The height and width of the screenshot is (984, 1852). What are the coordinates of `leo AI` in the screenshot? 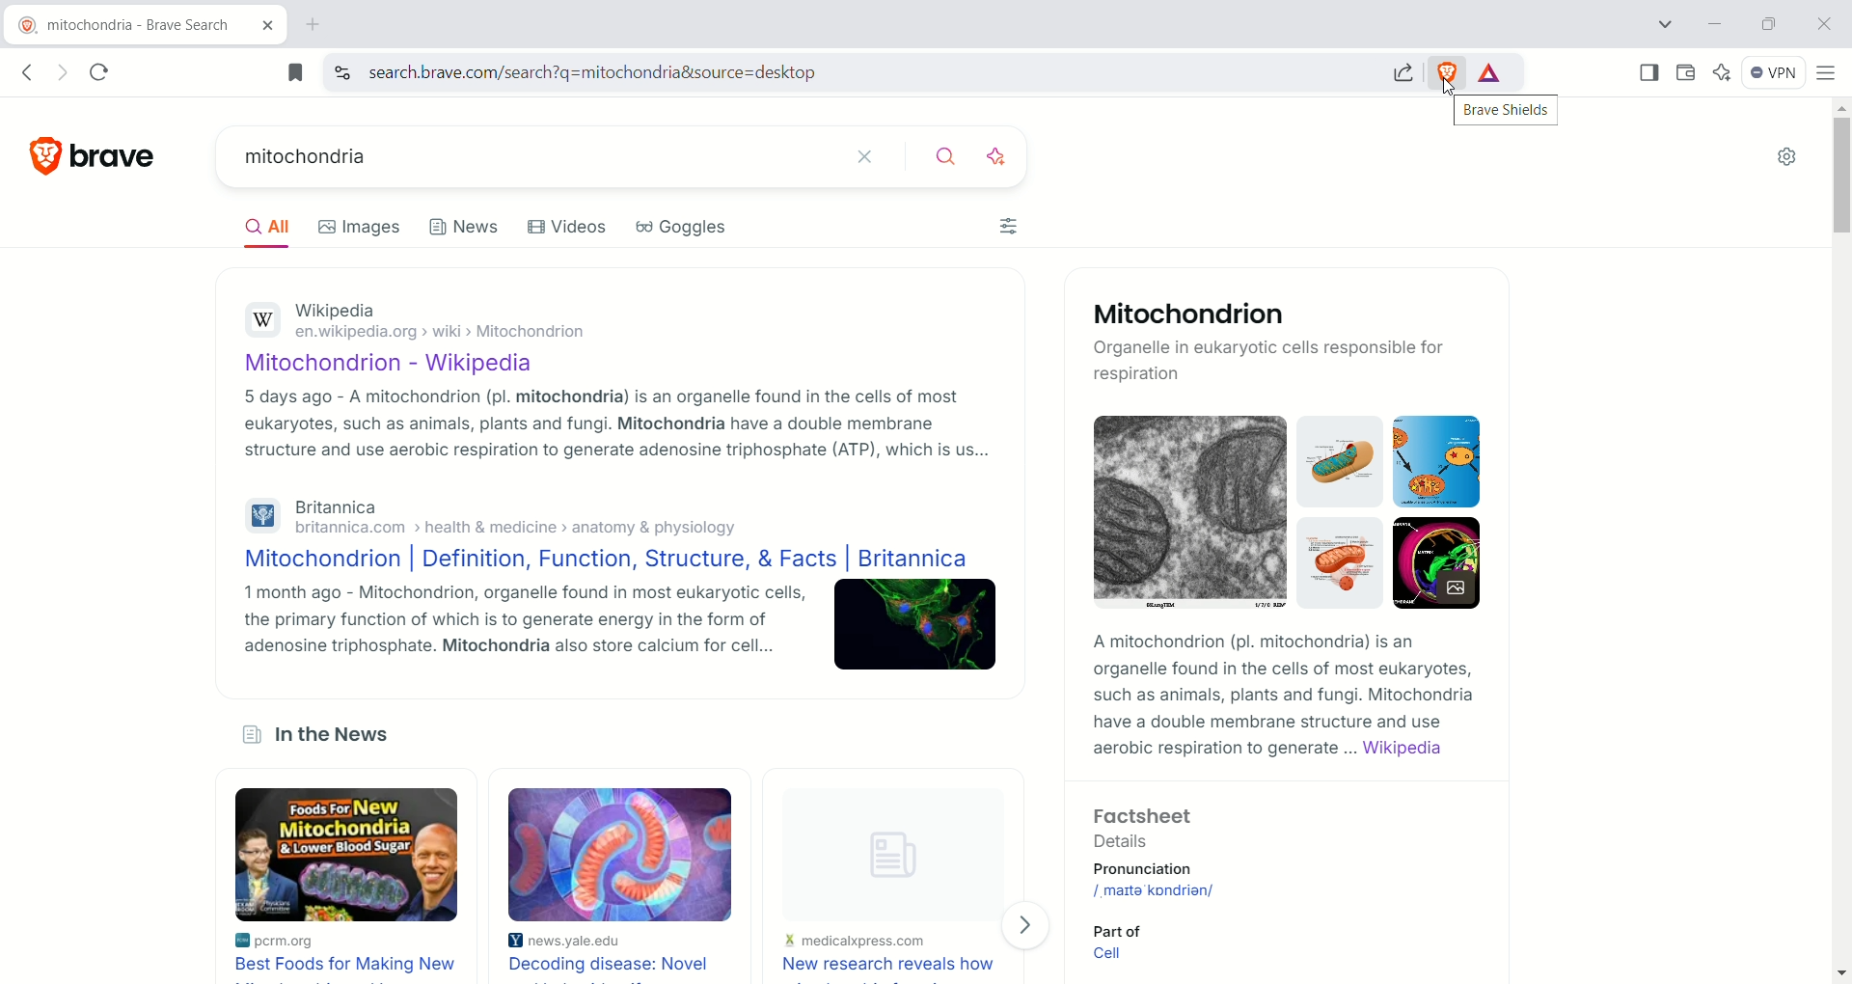 It's located at (1723, 71).